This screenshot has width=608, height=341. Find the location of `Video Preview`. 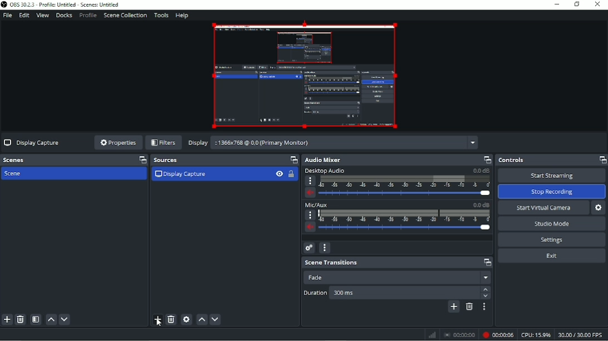

Video Preview is located at coordinates (305, 76).